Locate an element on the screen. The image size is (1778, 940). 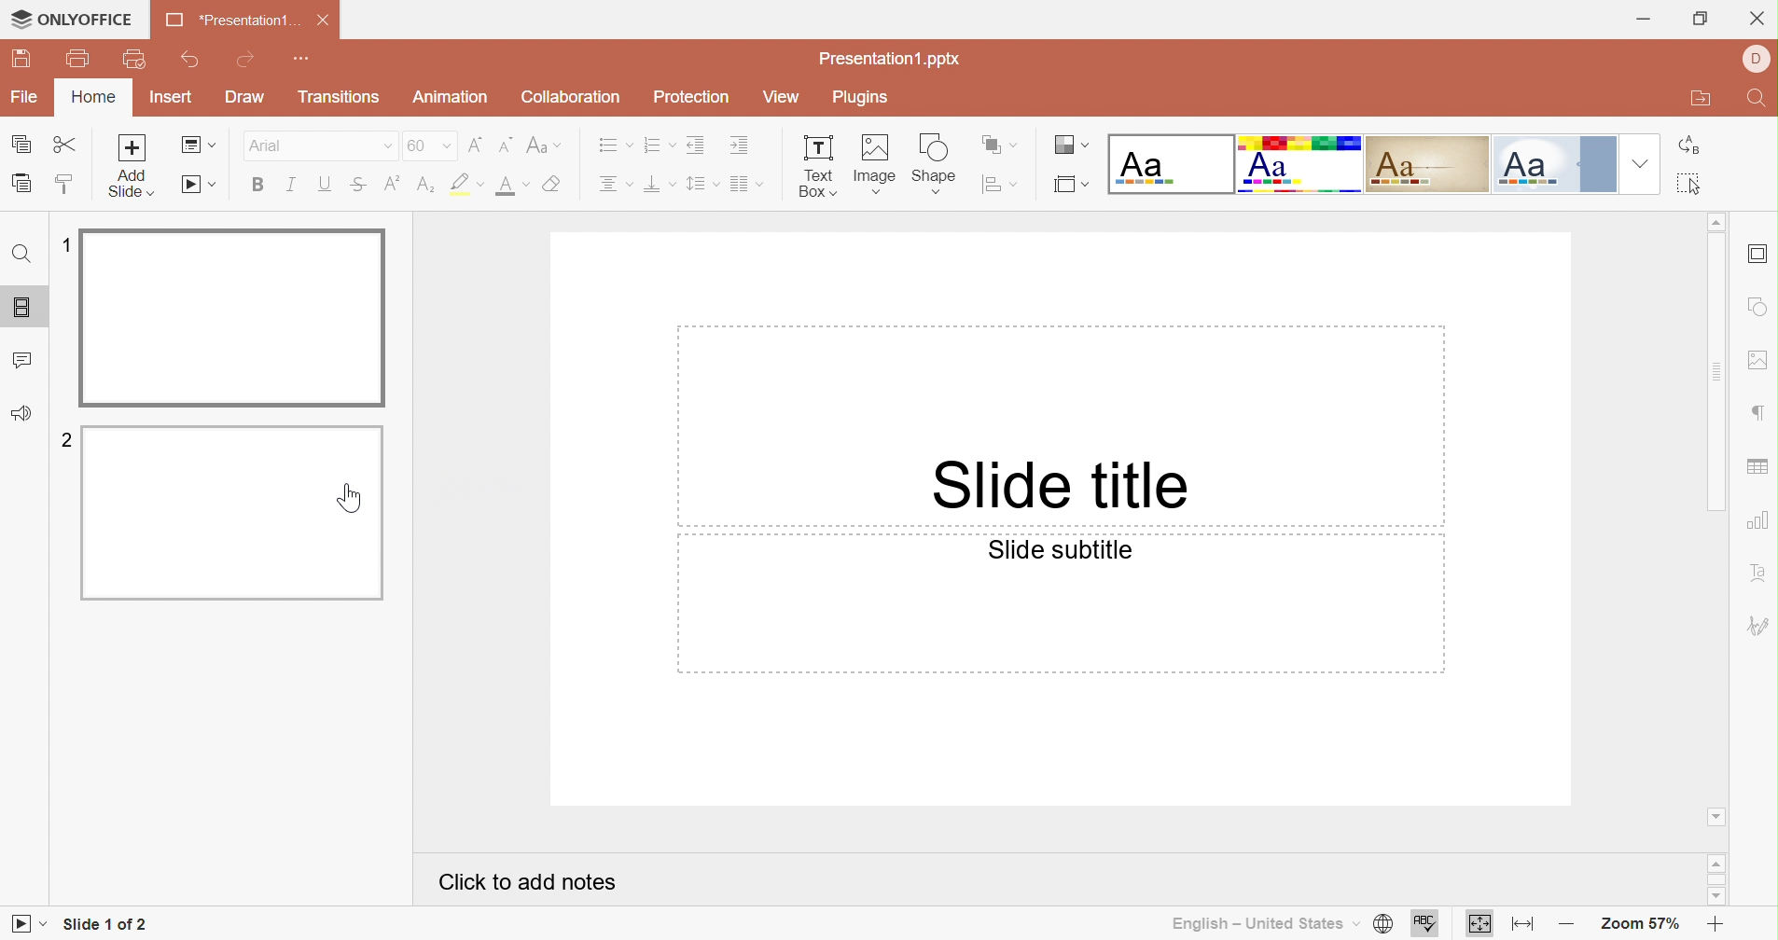
Scroll Bar is located at coordinates (1718, 878).